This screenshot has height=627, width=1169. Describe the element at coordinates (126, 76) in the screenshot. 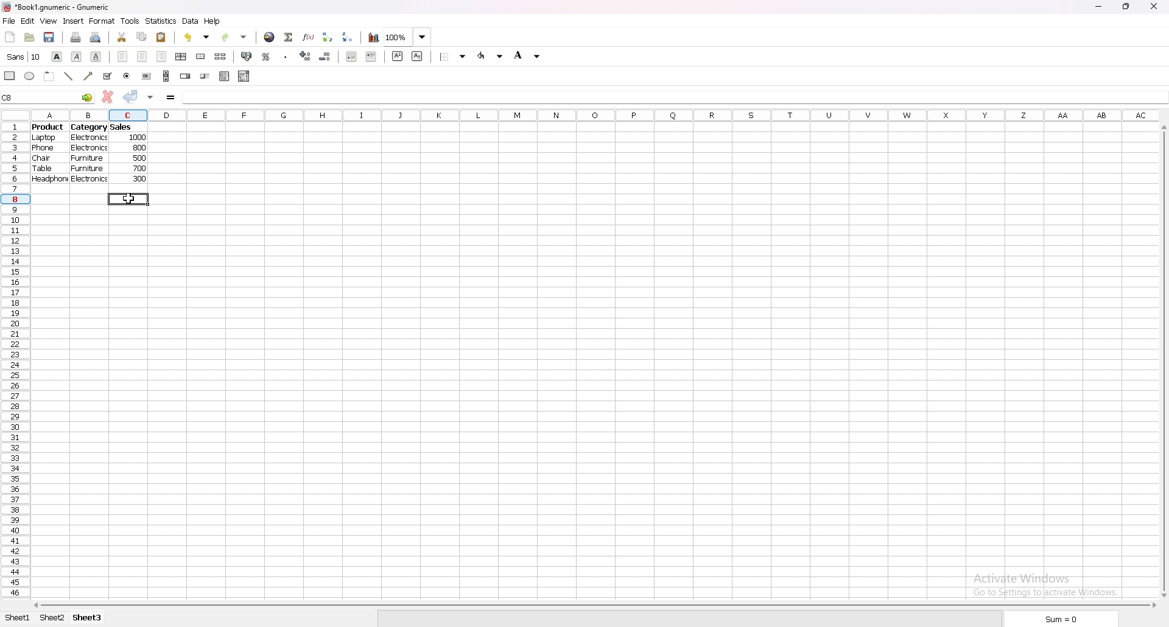

I see `radio button` at that location.